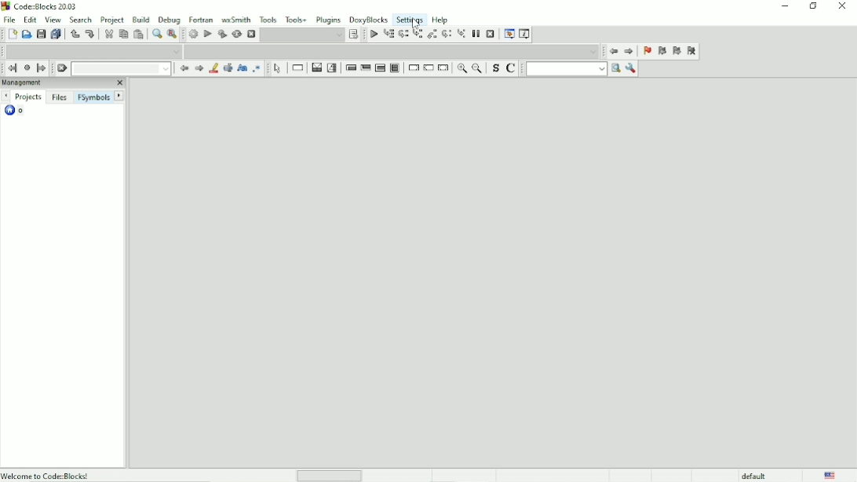 The width and height of the screenshot is (857, 482). I want to click on Next, so click(119, 95).